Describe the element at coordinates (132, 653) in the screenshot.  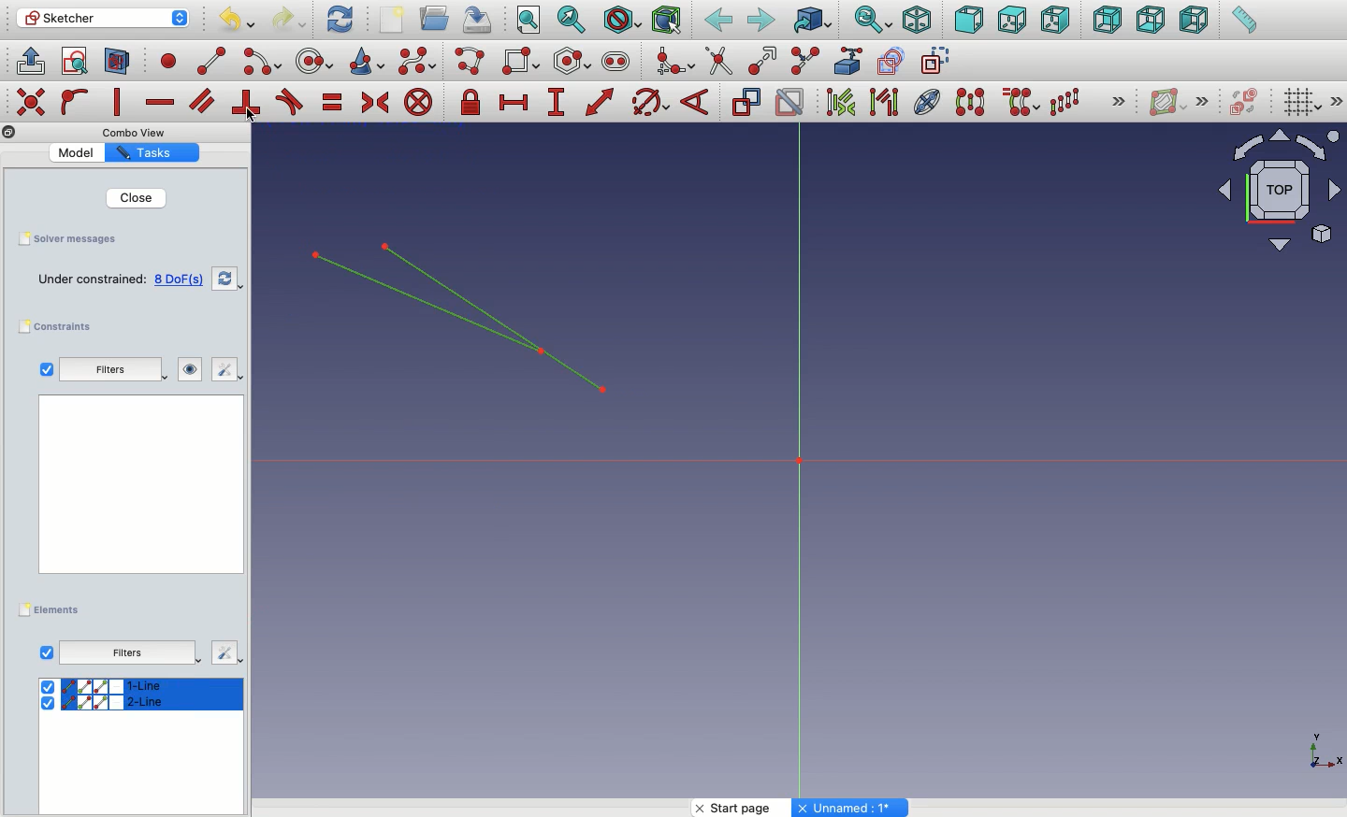
I see `` at that location.